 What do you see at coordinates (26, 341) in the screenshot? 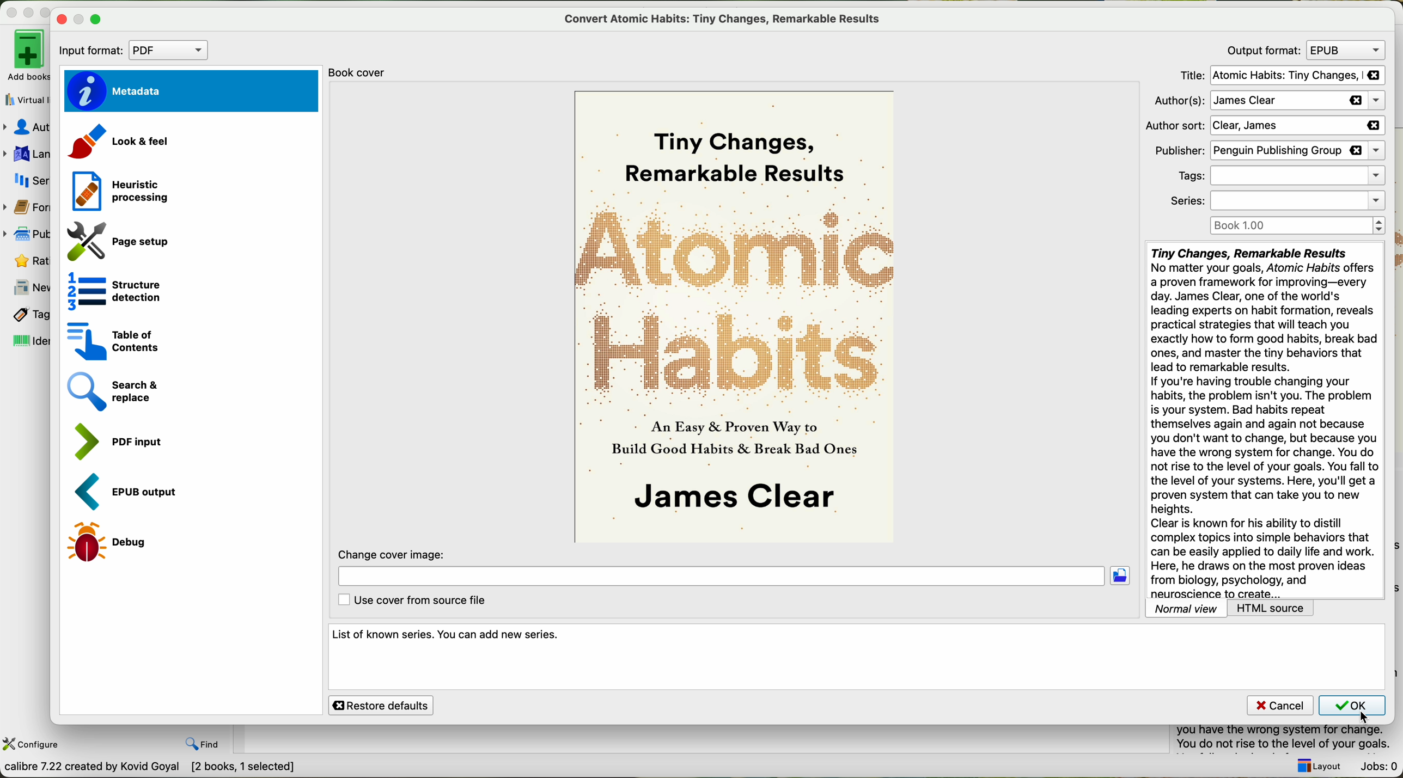
I see `identifiers` at bounding box center [26, 341].